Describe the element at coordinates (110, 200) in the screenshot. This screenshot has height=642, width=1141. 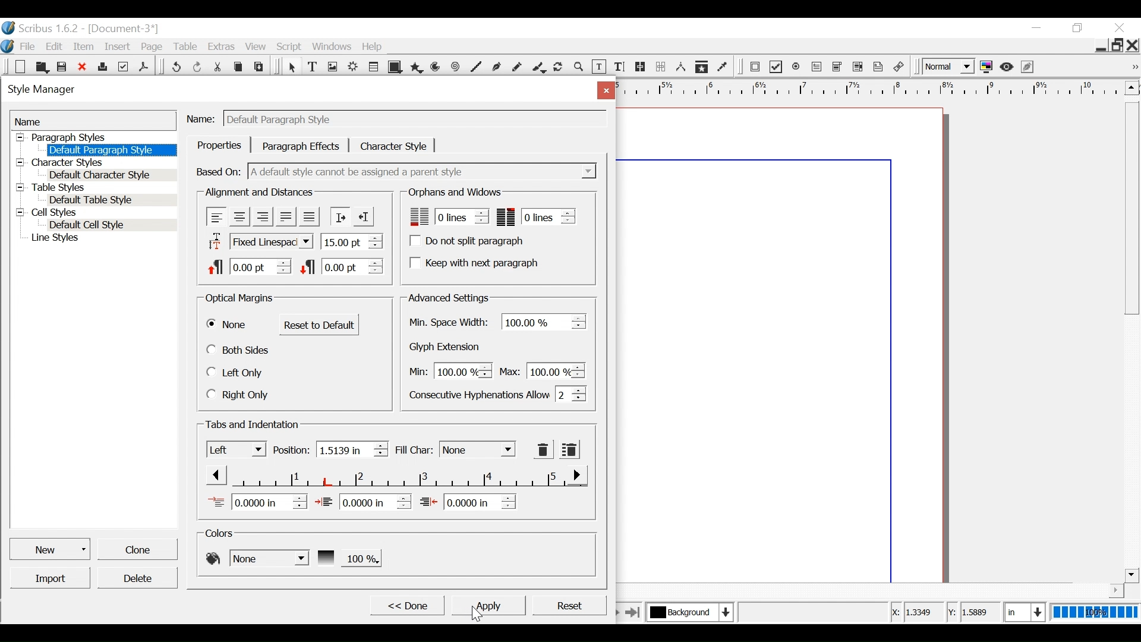
I see `Default Table Styles` at that location.